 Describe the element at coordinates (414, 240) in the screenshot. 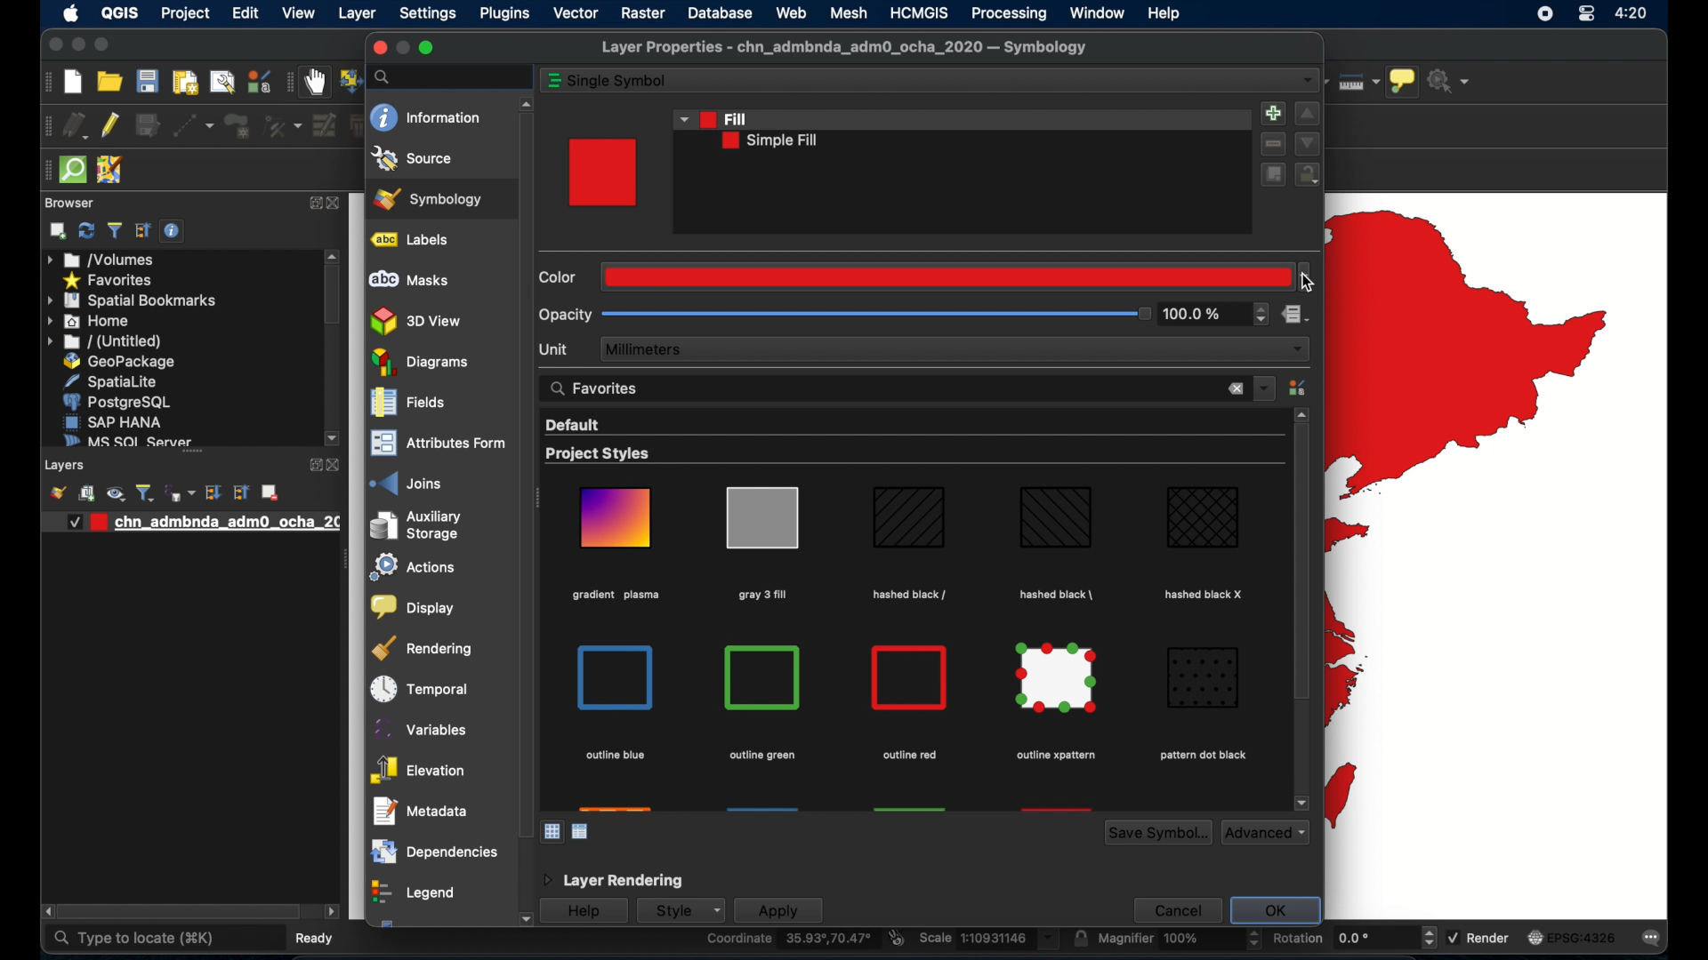

I see `labels` at that location.